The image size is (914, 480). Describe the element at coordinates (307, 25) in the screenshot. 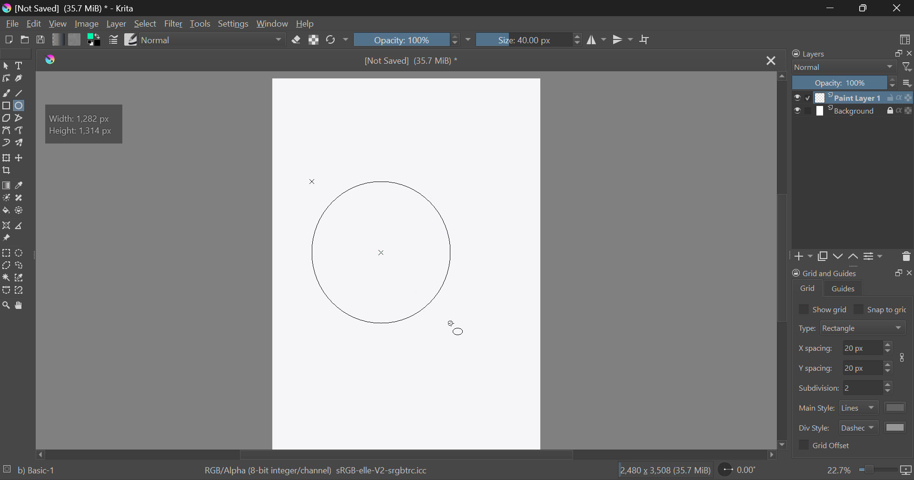

I see `Help` at that location.